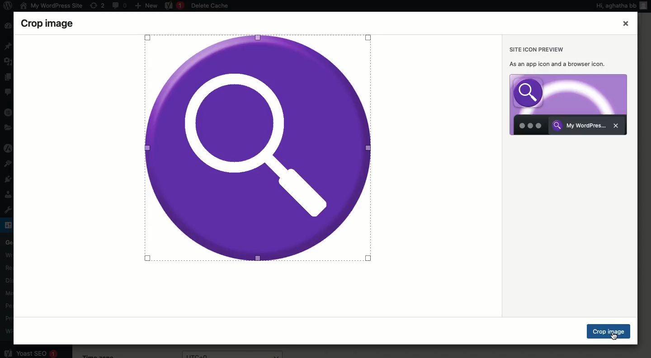  Describe the element at coordinates (211, 6) in the screenshot. I see `Delete cache` at that location.